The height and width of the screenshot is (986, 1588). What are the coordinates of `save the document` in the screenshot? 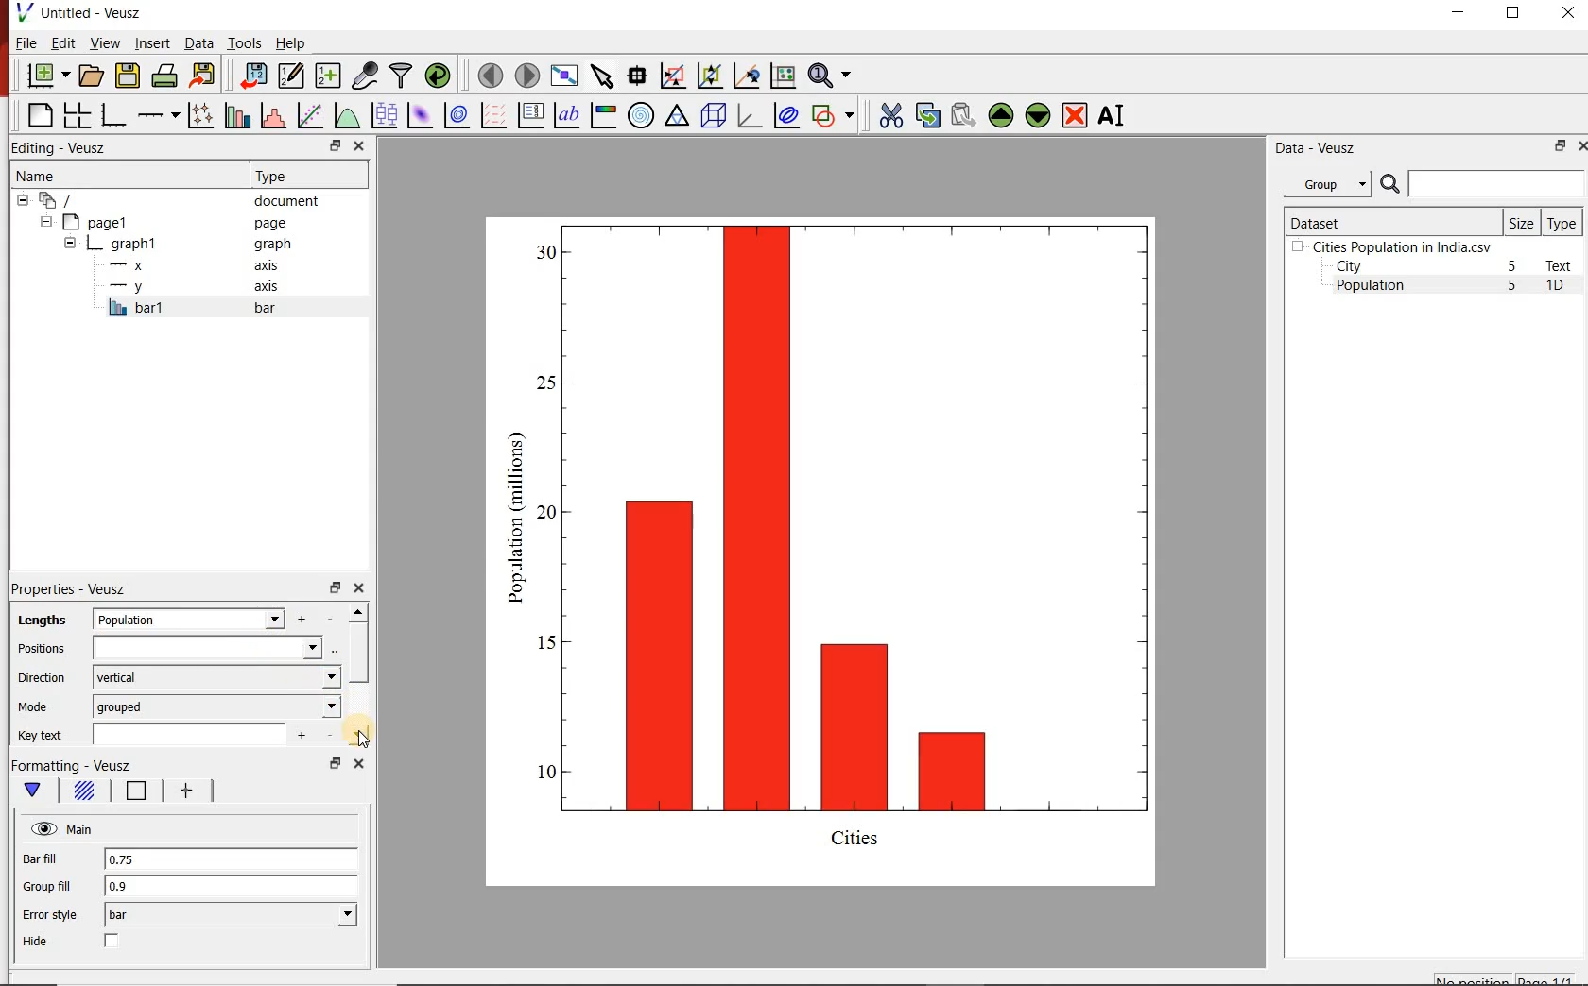 It's located at (128, 74).